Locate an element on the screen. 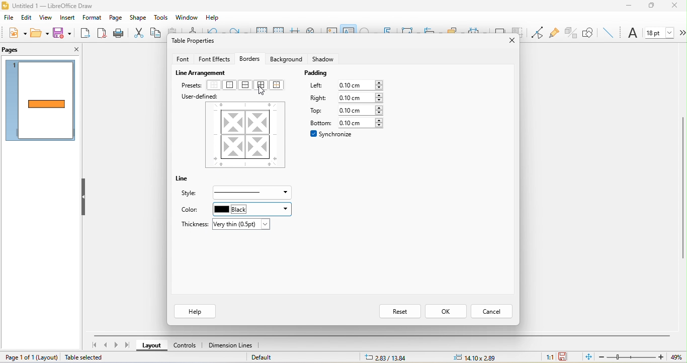 The image size is (687, 363). default is located at coordinates (273, 357).